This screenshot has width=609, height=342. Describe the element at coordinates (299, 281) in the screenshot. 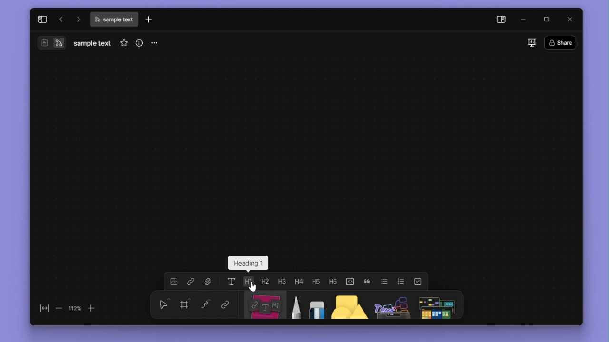

I see `Heading 4` at that location.